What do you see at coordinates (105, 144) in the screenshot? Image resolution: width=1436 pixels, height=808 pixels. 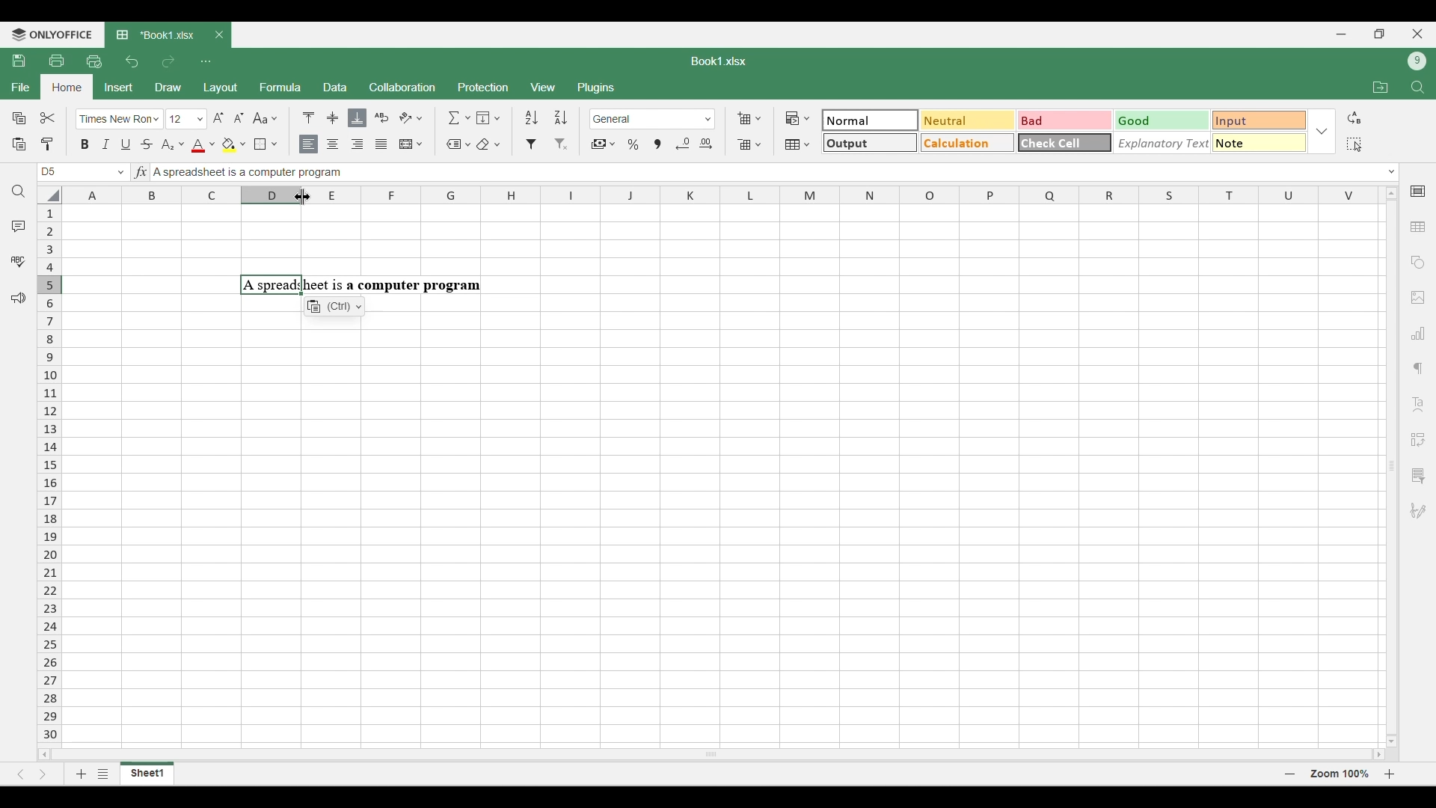 I see `Italics` at bounding box center [105, 144].